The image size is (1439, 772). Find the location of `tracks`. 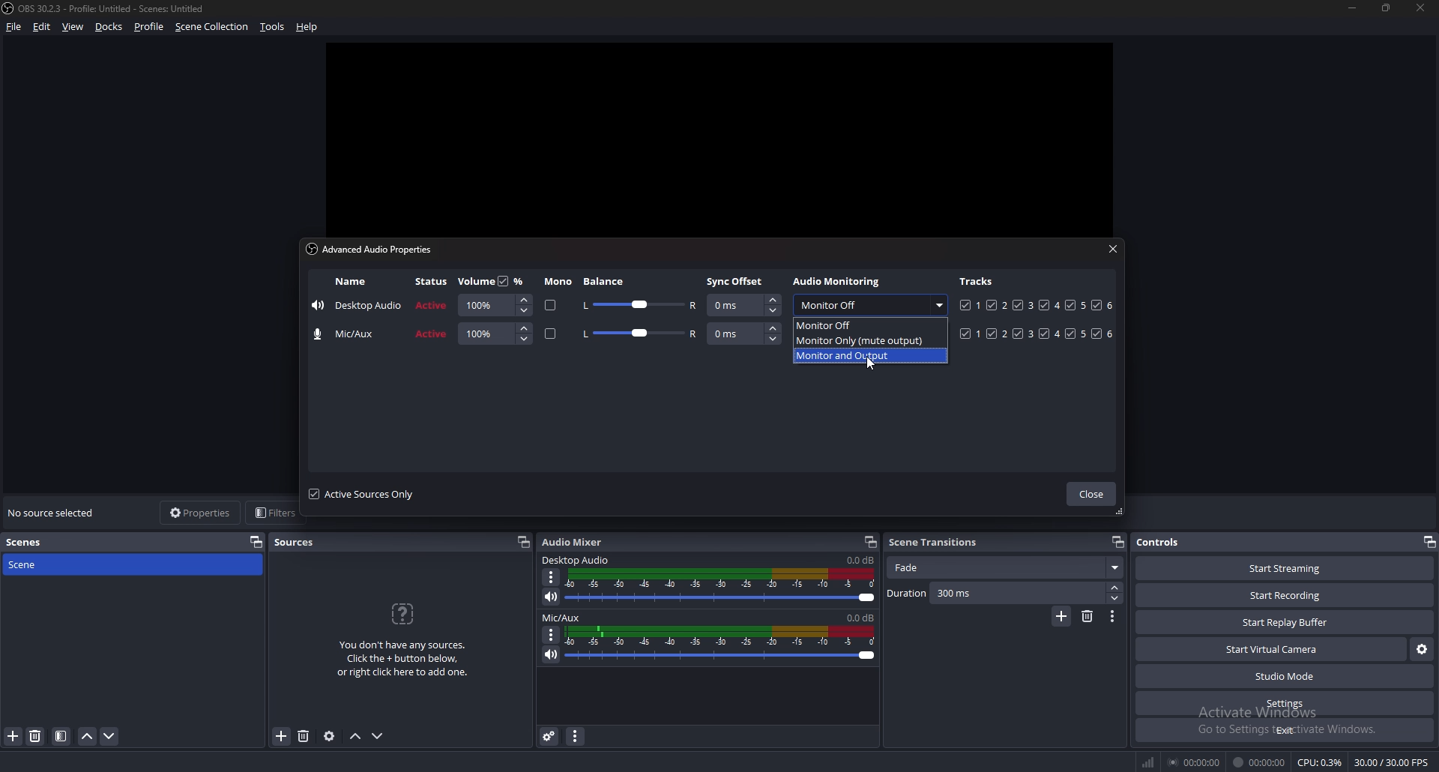

tracks is located at coordinates (1039, 305).